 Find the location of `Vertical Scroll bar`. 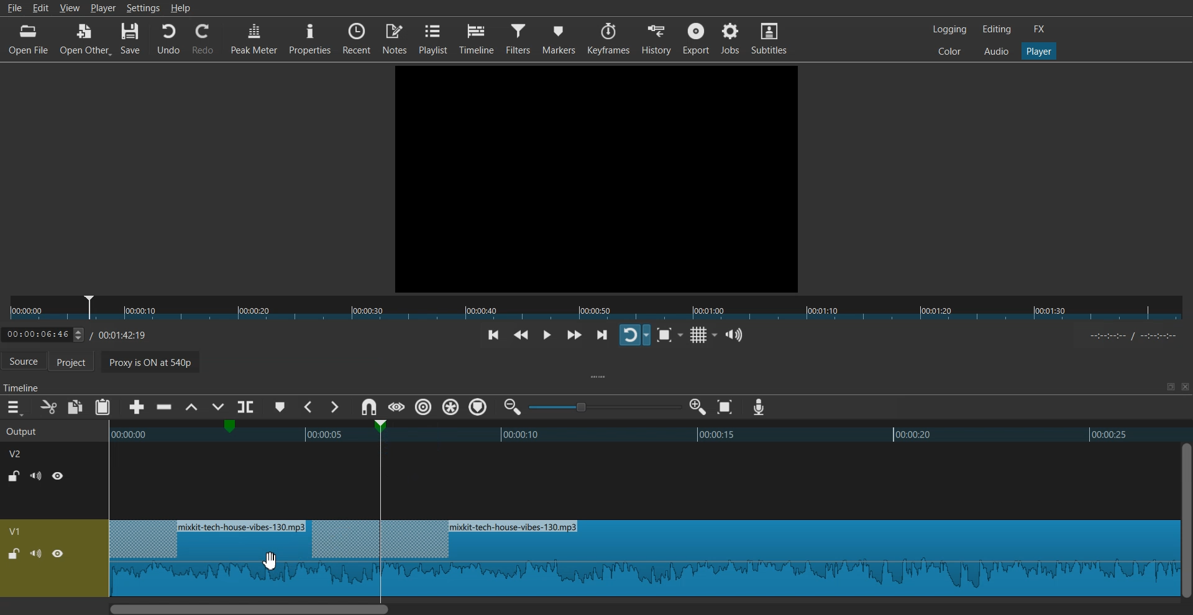

Vertical Scroll bar is located at coordinates (1186, 520).